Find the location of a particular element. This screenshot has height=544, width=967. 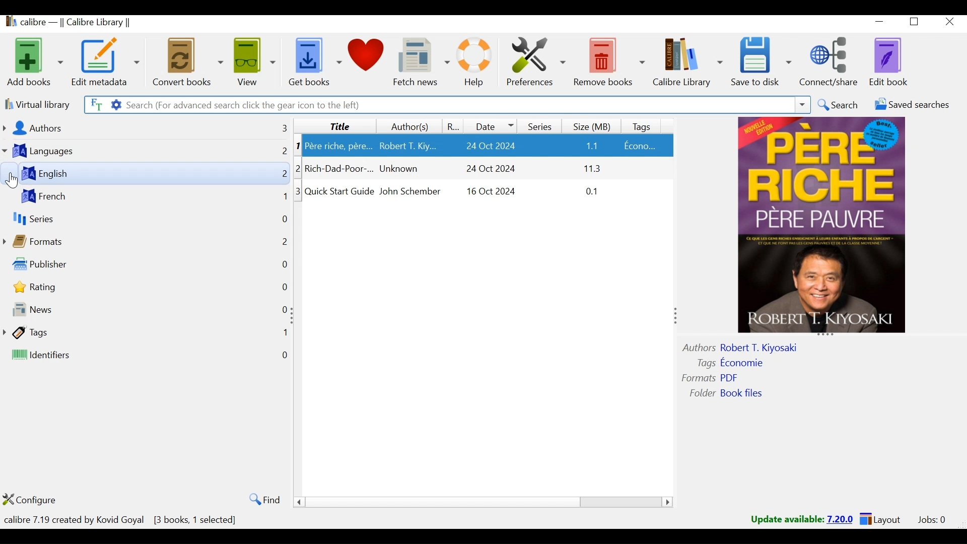

0 is located at coordinates (285, 262).